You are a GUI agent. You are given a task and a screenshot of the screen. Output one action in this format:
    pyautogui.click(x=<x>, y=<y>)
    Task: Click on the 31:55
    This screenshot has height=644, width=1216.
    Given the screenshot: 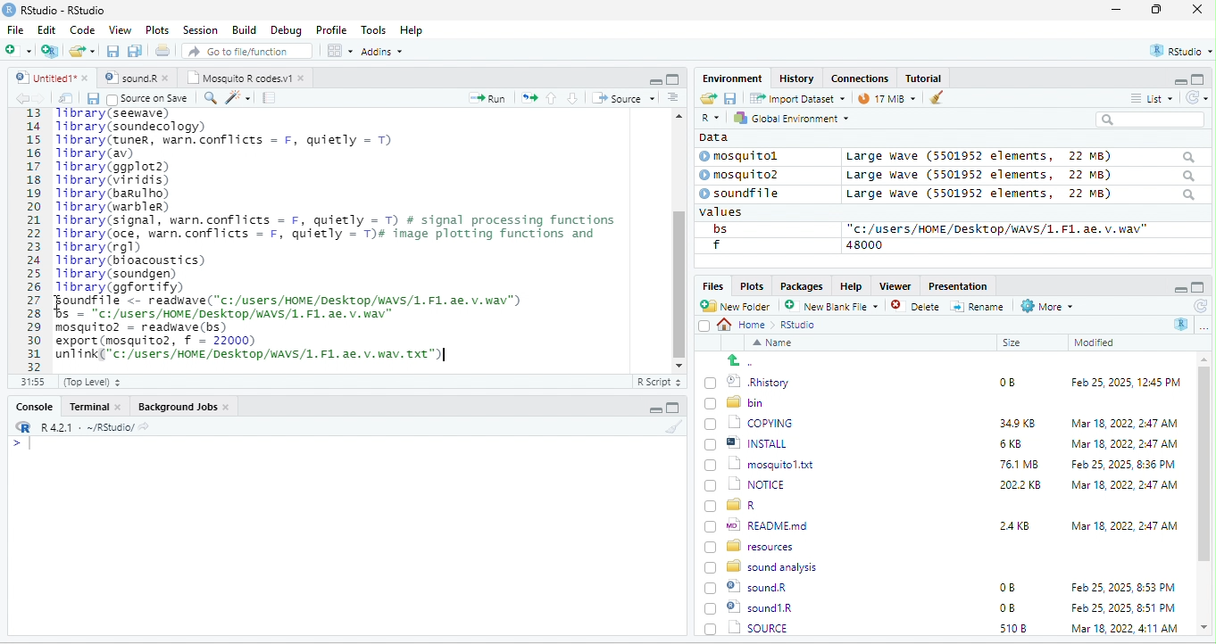 What is the action you would take?
    pyautogui.click(x=30, y=382)
    